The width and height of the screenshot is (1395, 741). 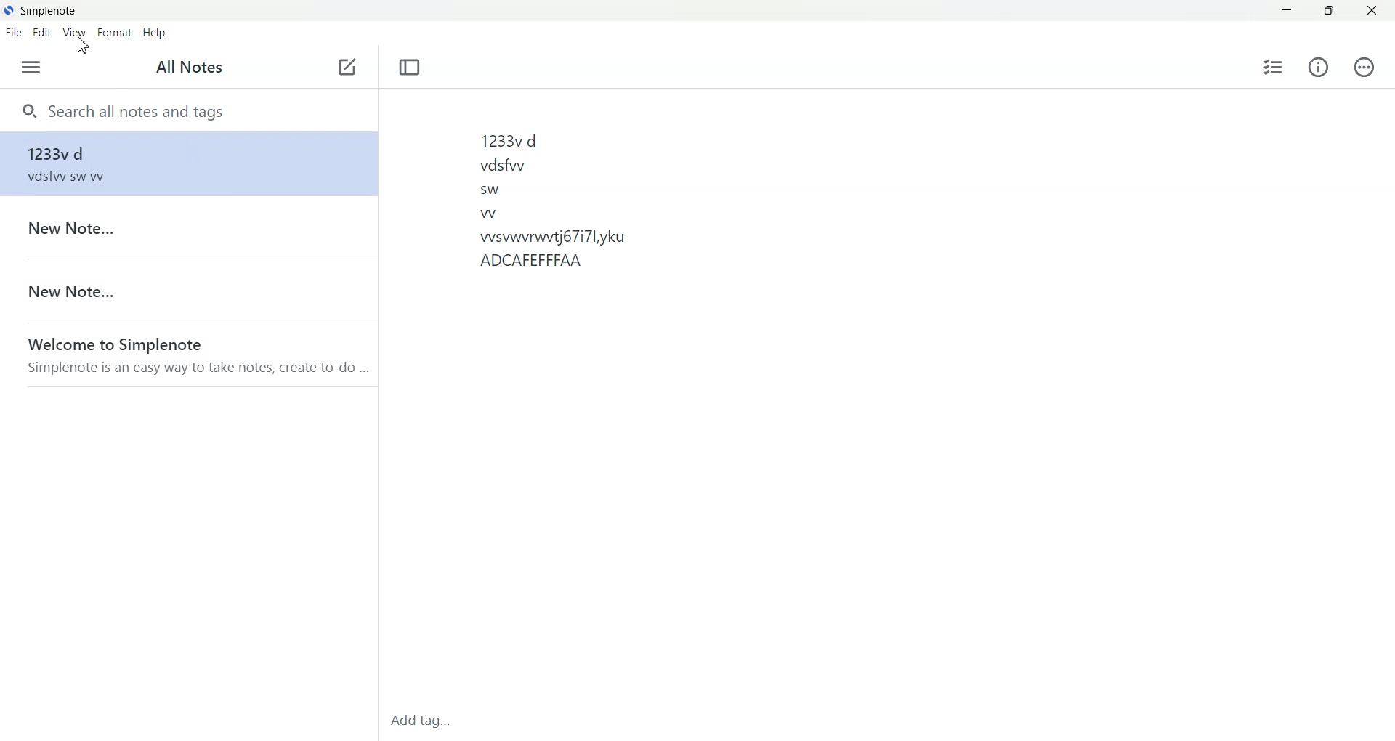 I want to click on Cursor, so click(x=83, y=44).